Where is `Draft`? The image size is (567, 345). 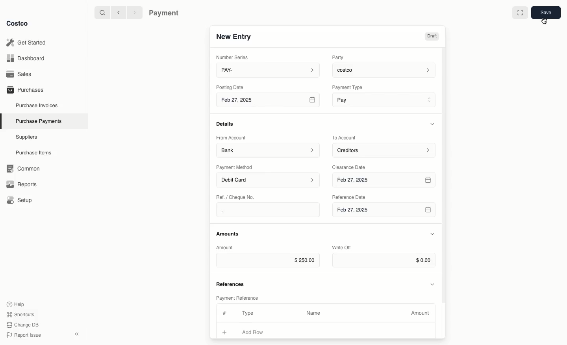
Draft is located at coordinates (432, 36).